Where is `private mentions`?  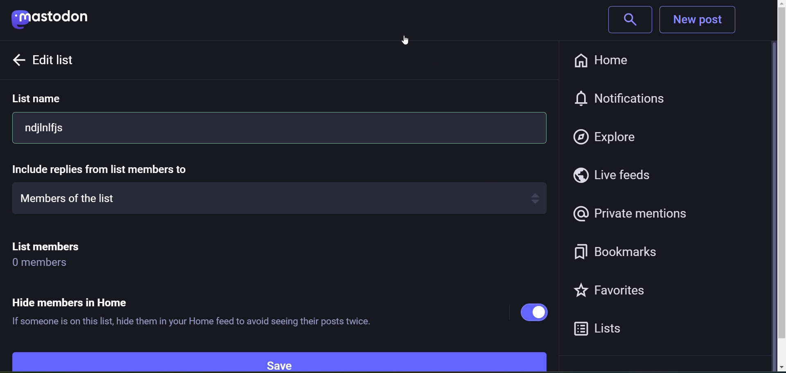 private mentions is located at coordinates (631, 214).